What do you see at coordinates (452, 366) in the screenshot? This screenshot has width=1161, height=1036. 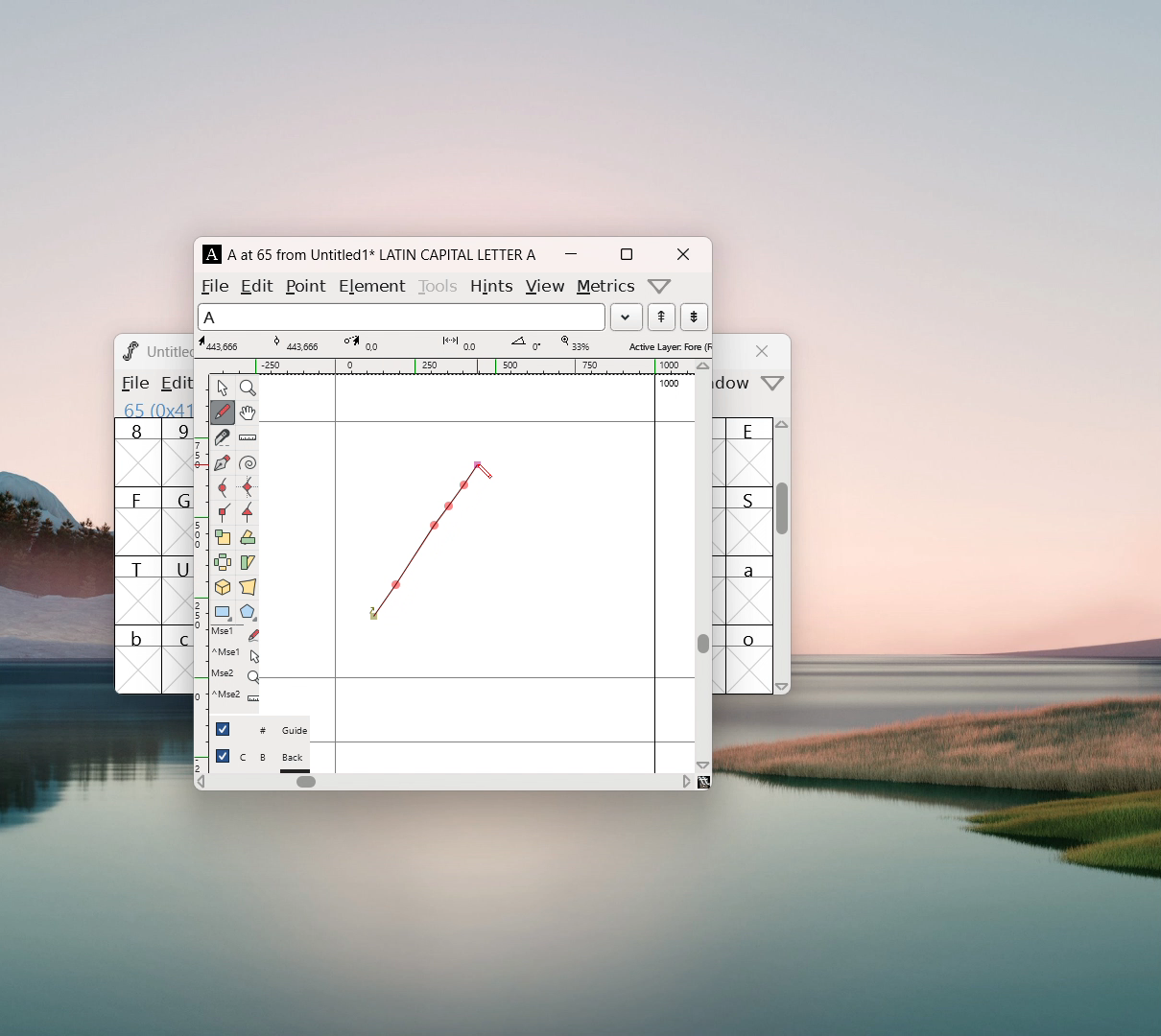 I see `horizontal ruler` at bounding box center [452, 366].